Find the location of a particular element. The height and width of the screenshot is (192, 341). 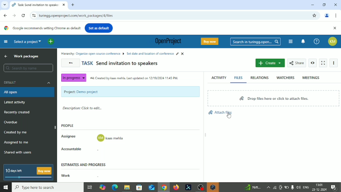

Task is located at coordinates (120, 64).